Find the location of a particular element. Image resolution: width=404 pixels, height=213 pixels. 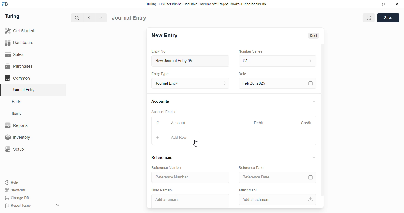

debit is located at coordinates (259, 123).